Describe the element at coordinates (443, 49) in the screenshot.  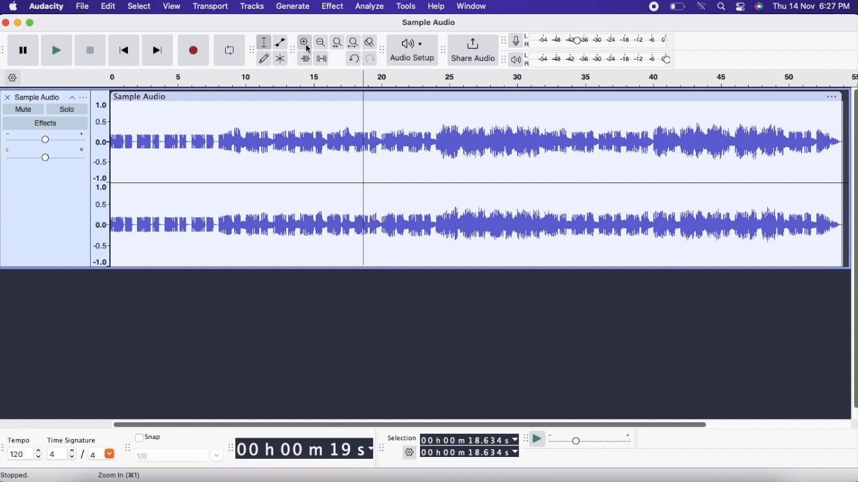
I see `resize` at that location.